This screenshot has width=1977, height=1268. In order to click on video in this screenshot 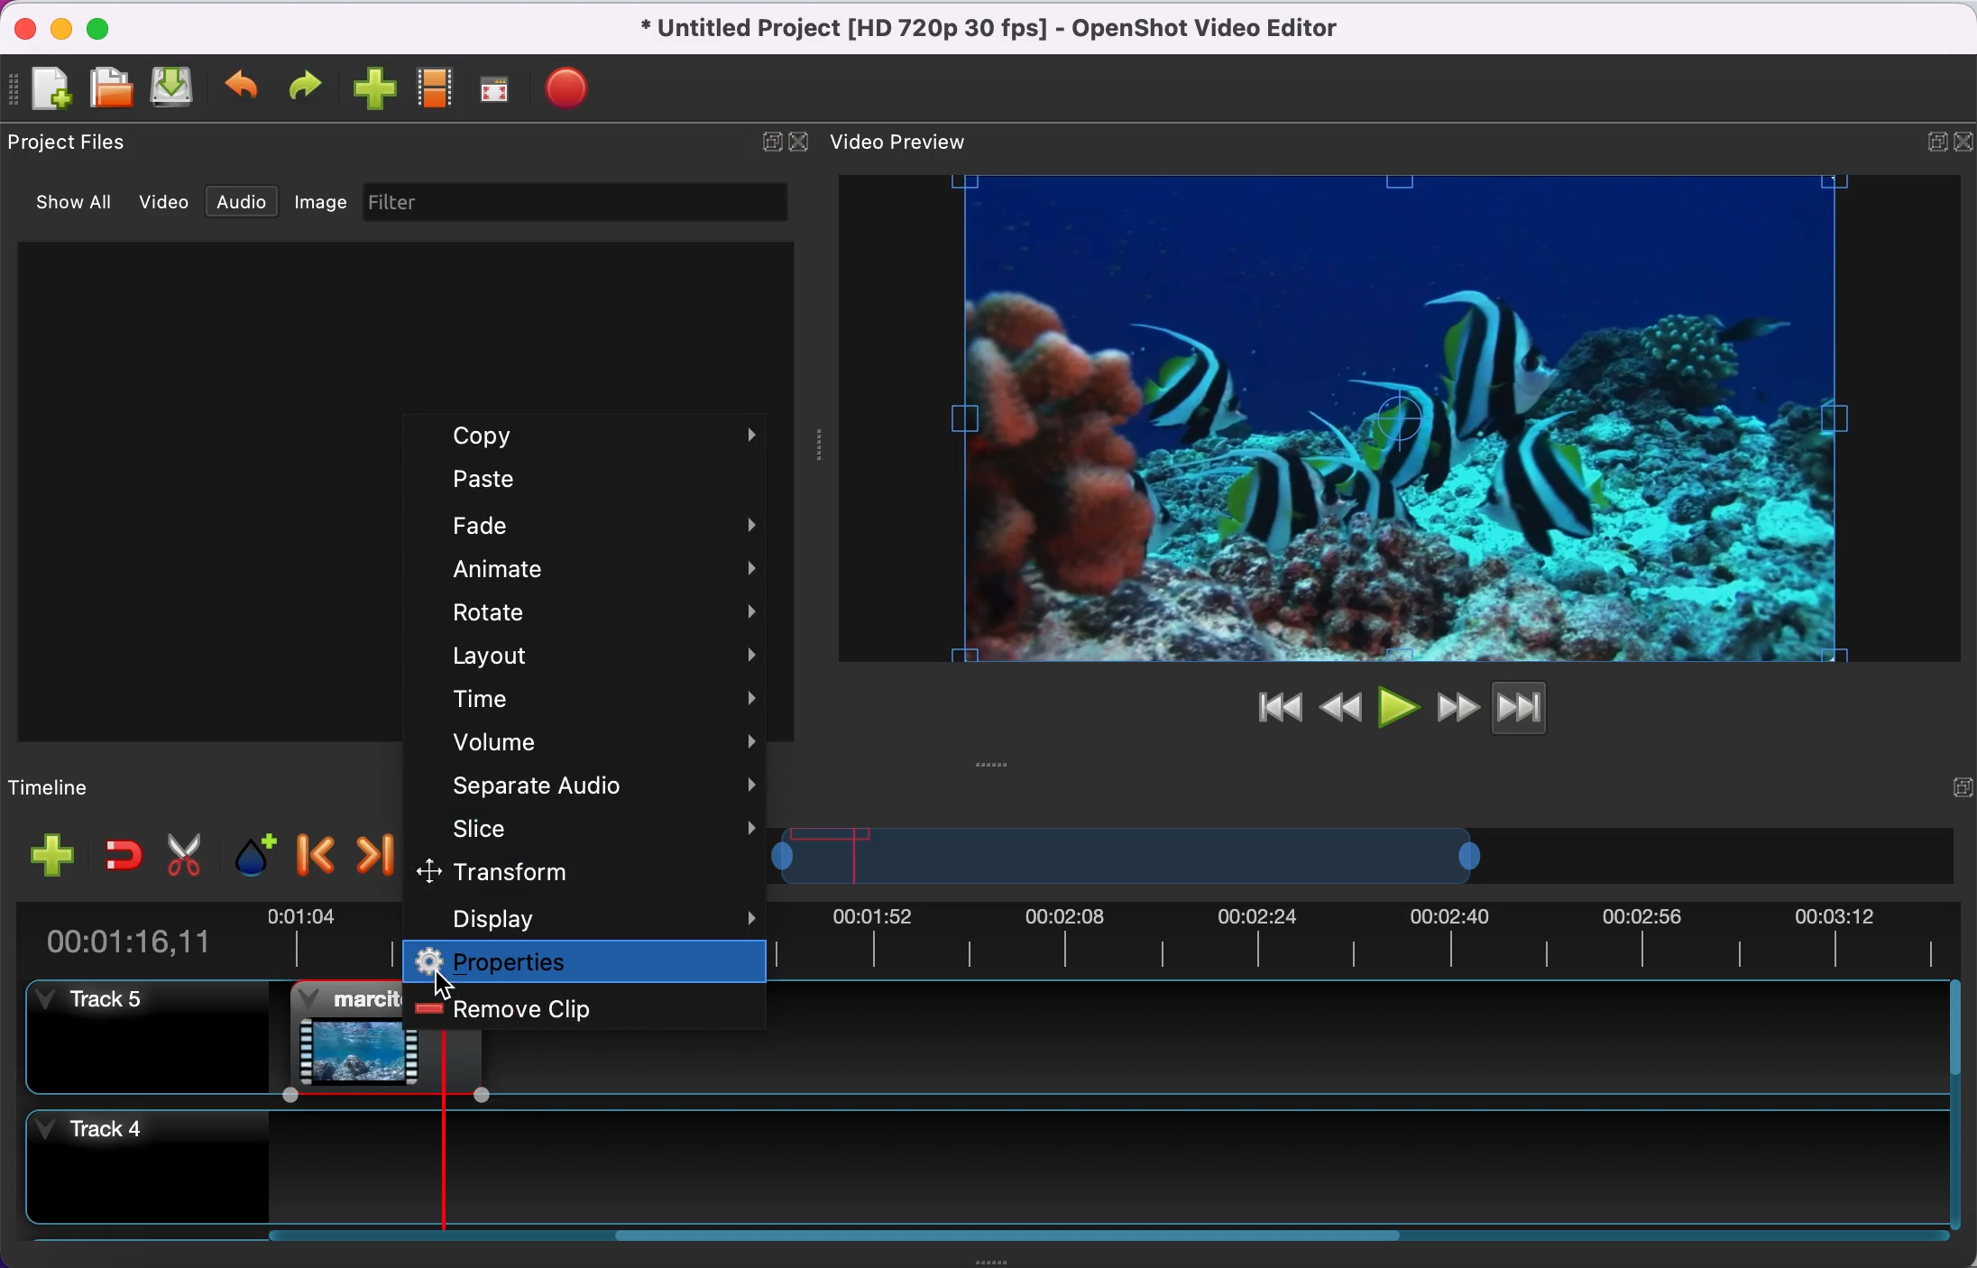, I will do `click(156, 200)`.